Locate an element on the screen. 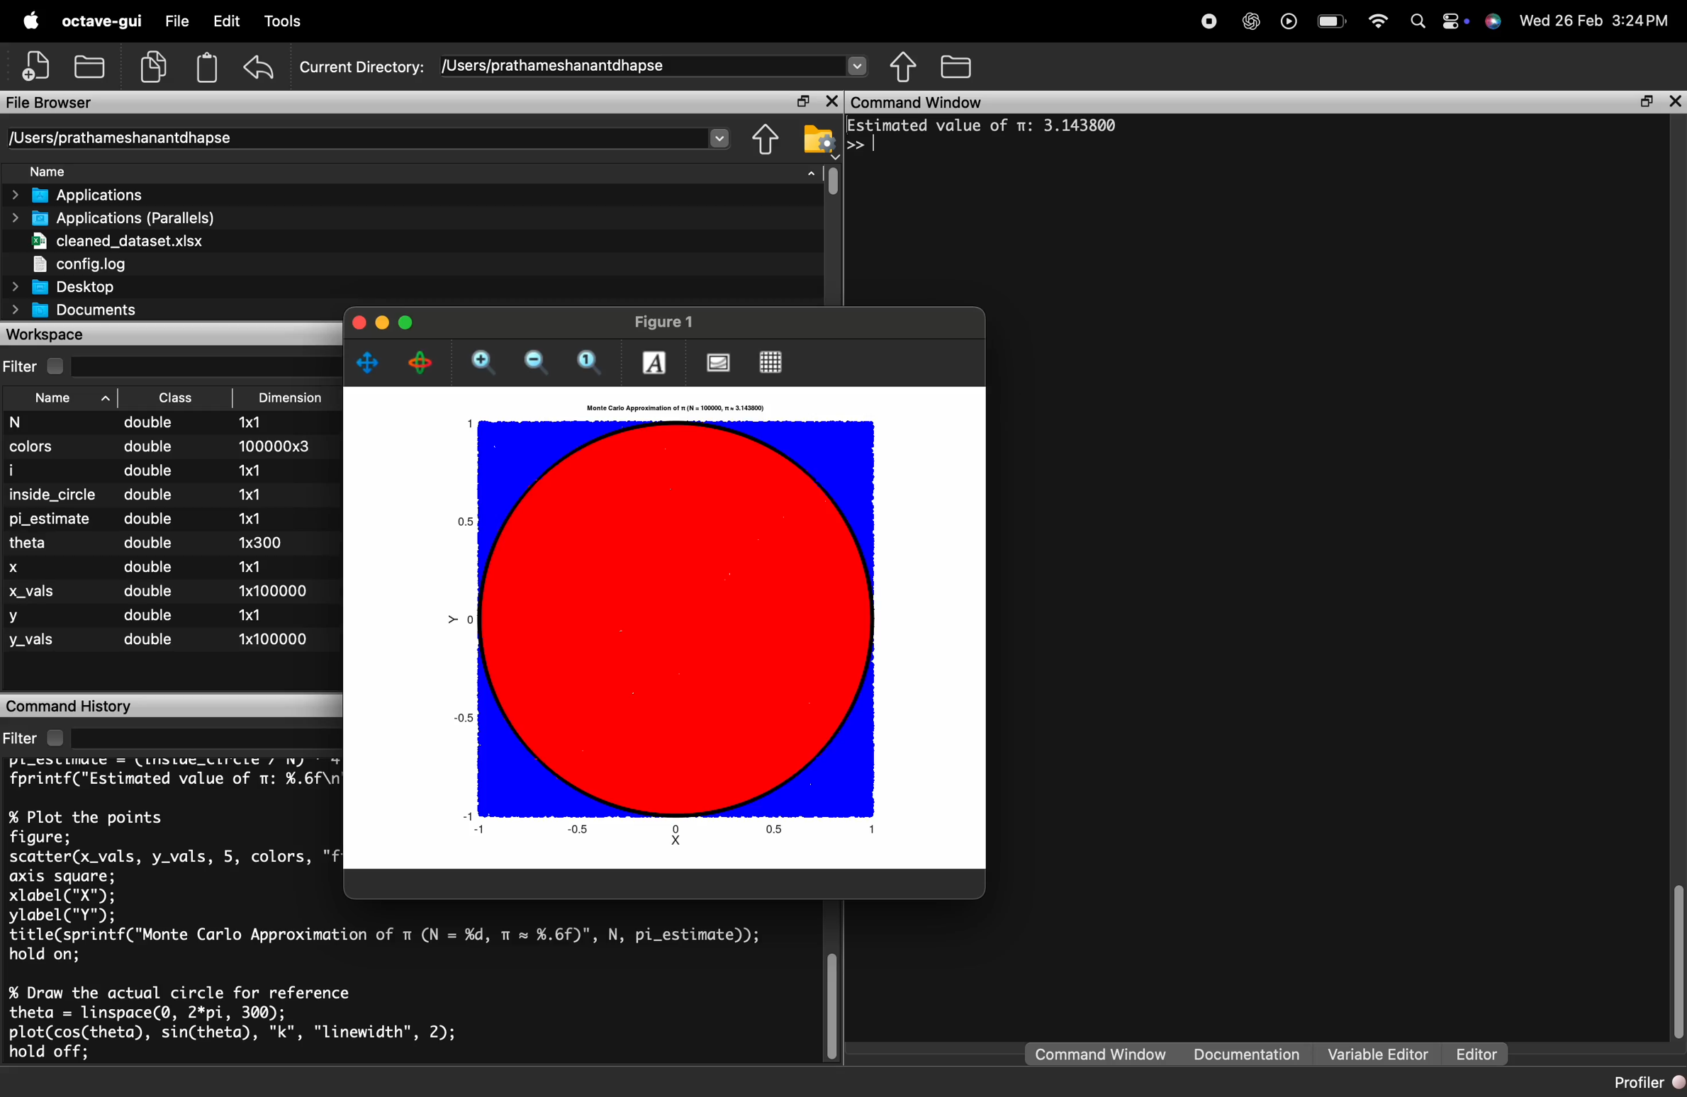  X is located at coordinates (21, 564).